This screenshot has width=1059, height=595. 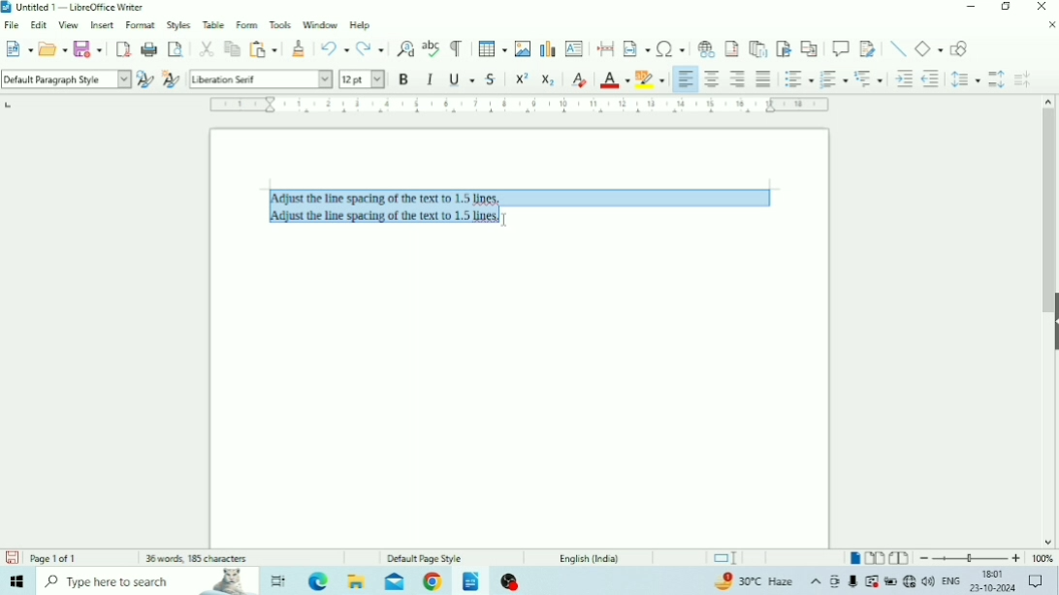 I want to click on Notifications, so click(x=1035, y=579).